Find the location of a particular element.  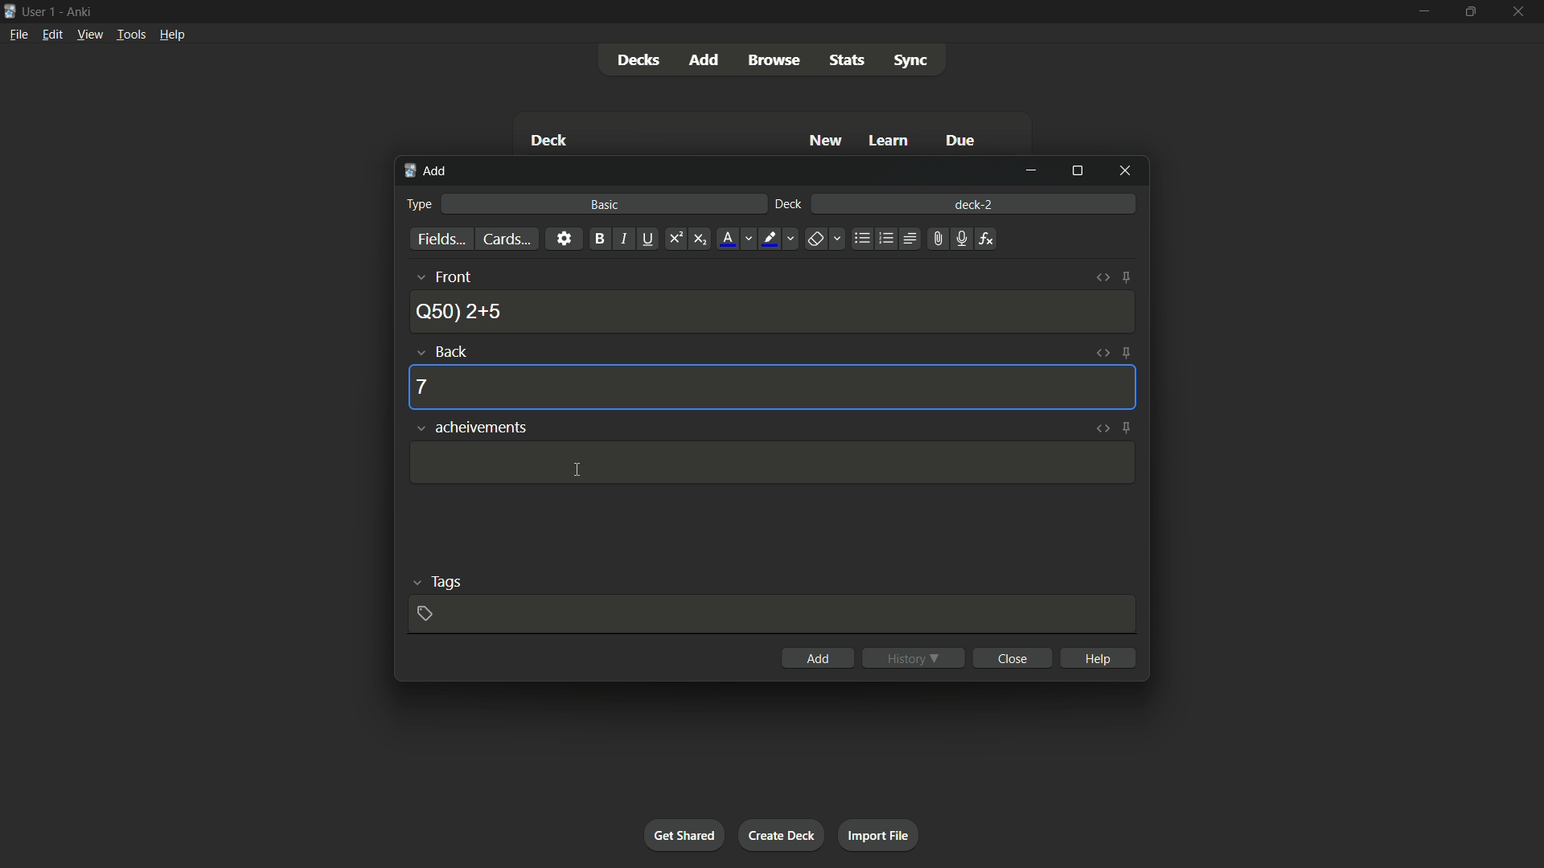

achievements is located at coordinates (471, 428).